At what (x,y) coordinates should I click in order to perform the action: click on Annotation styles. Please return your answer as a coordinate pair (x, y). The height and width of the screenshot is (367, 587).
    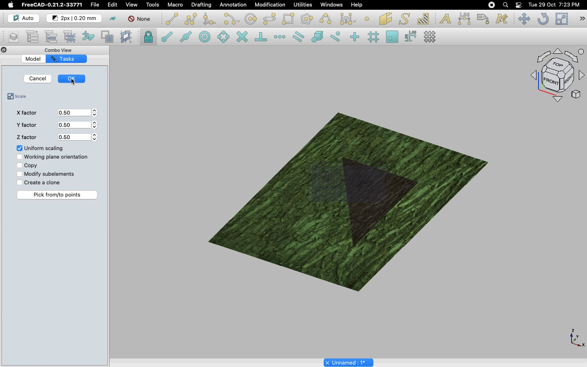
    Looking at the image, I should click on (501, 20).